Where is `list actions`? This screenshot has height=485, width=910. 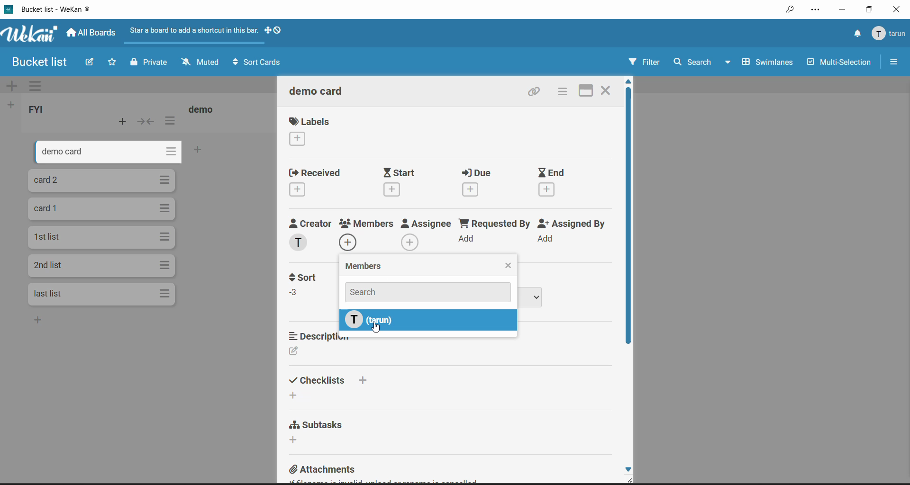 list actions is located at coordinates (170, 120).